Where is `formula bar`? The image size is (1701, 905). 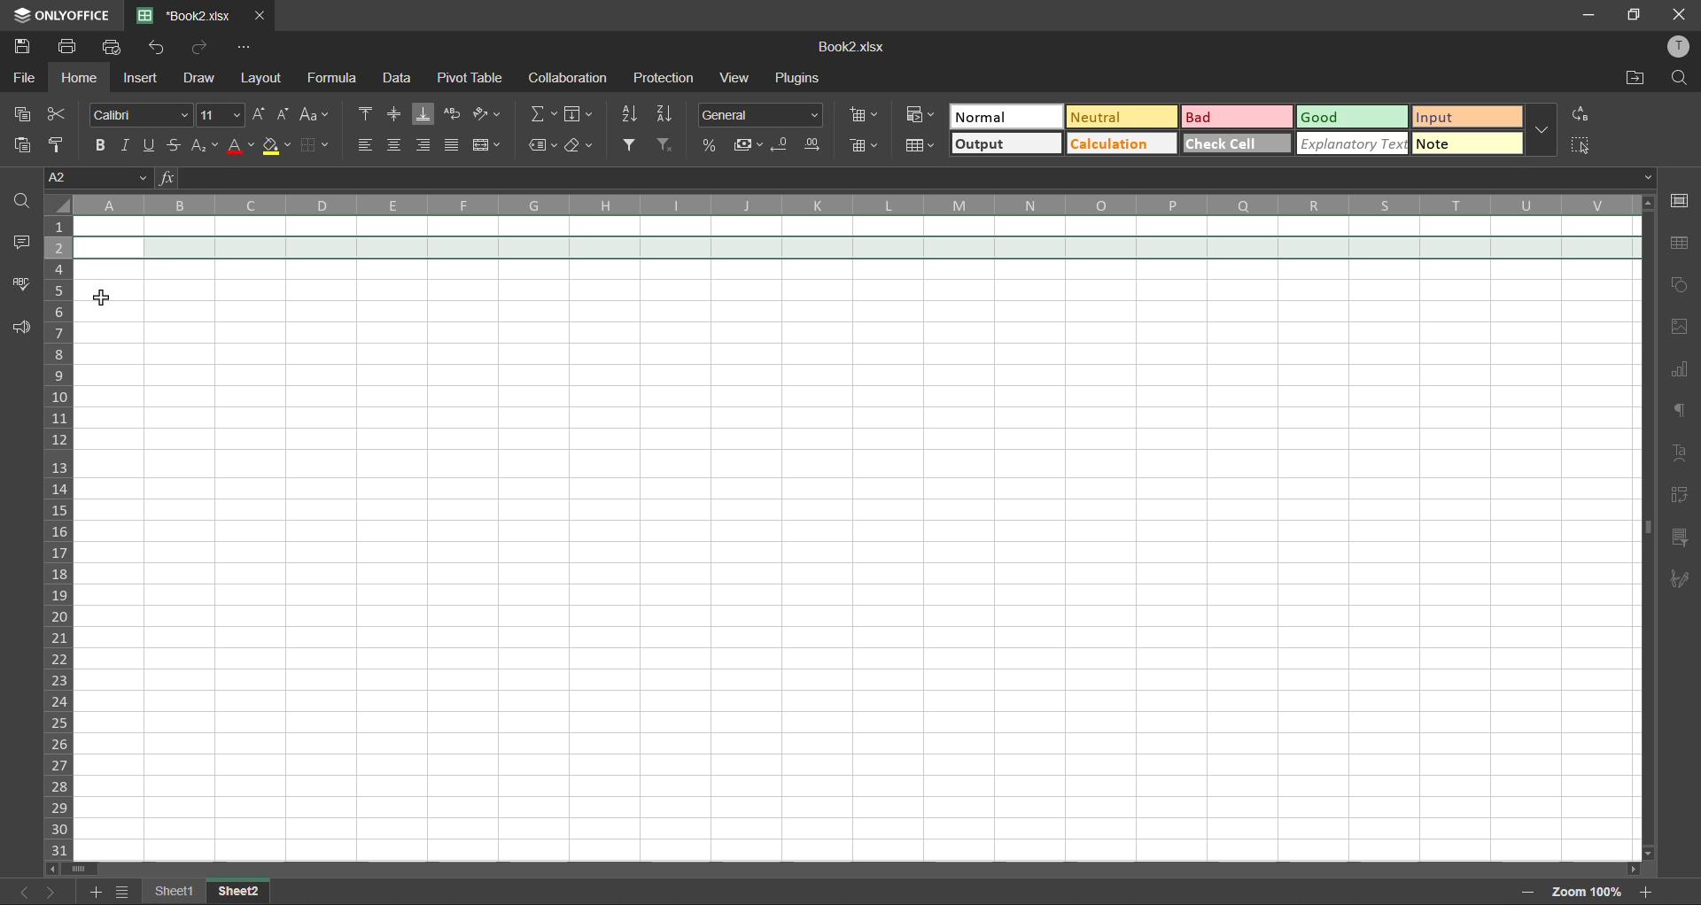 formula bar is located at coordinates (910, 178).